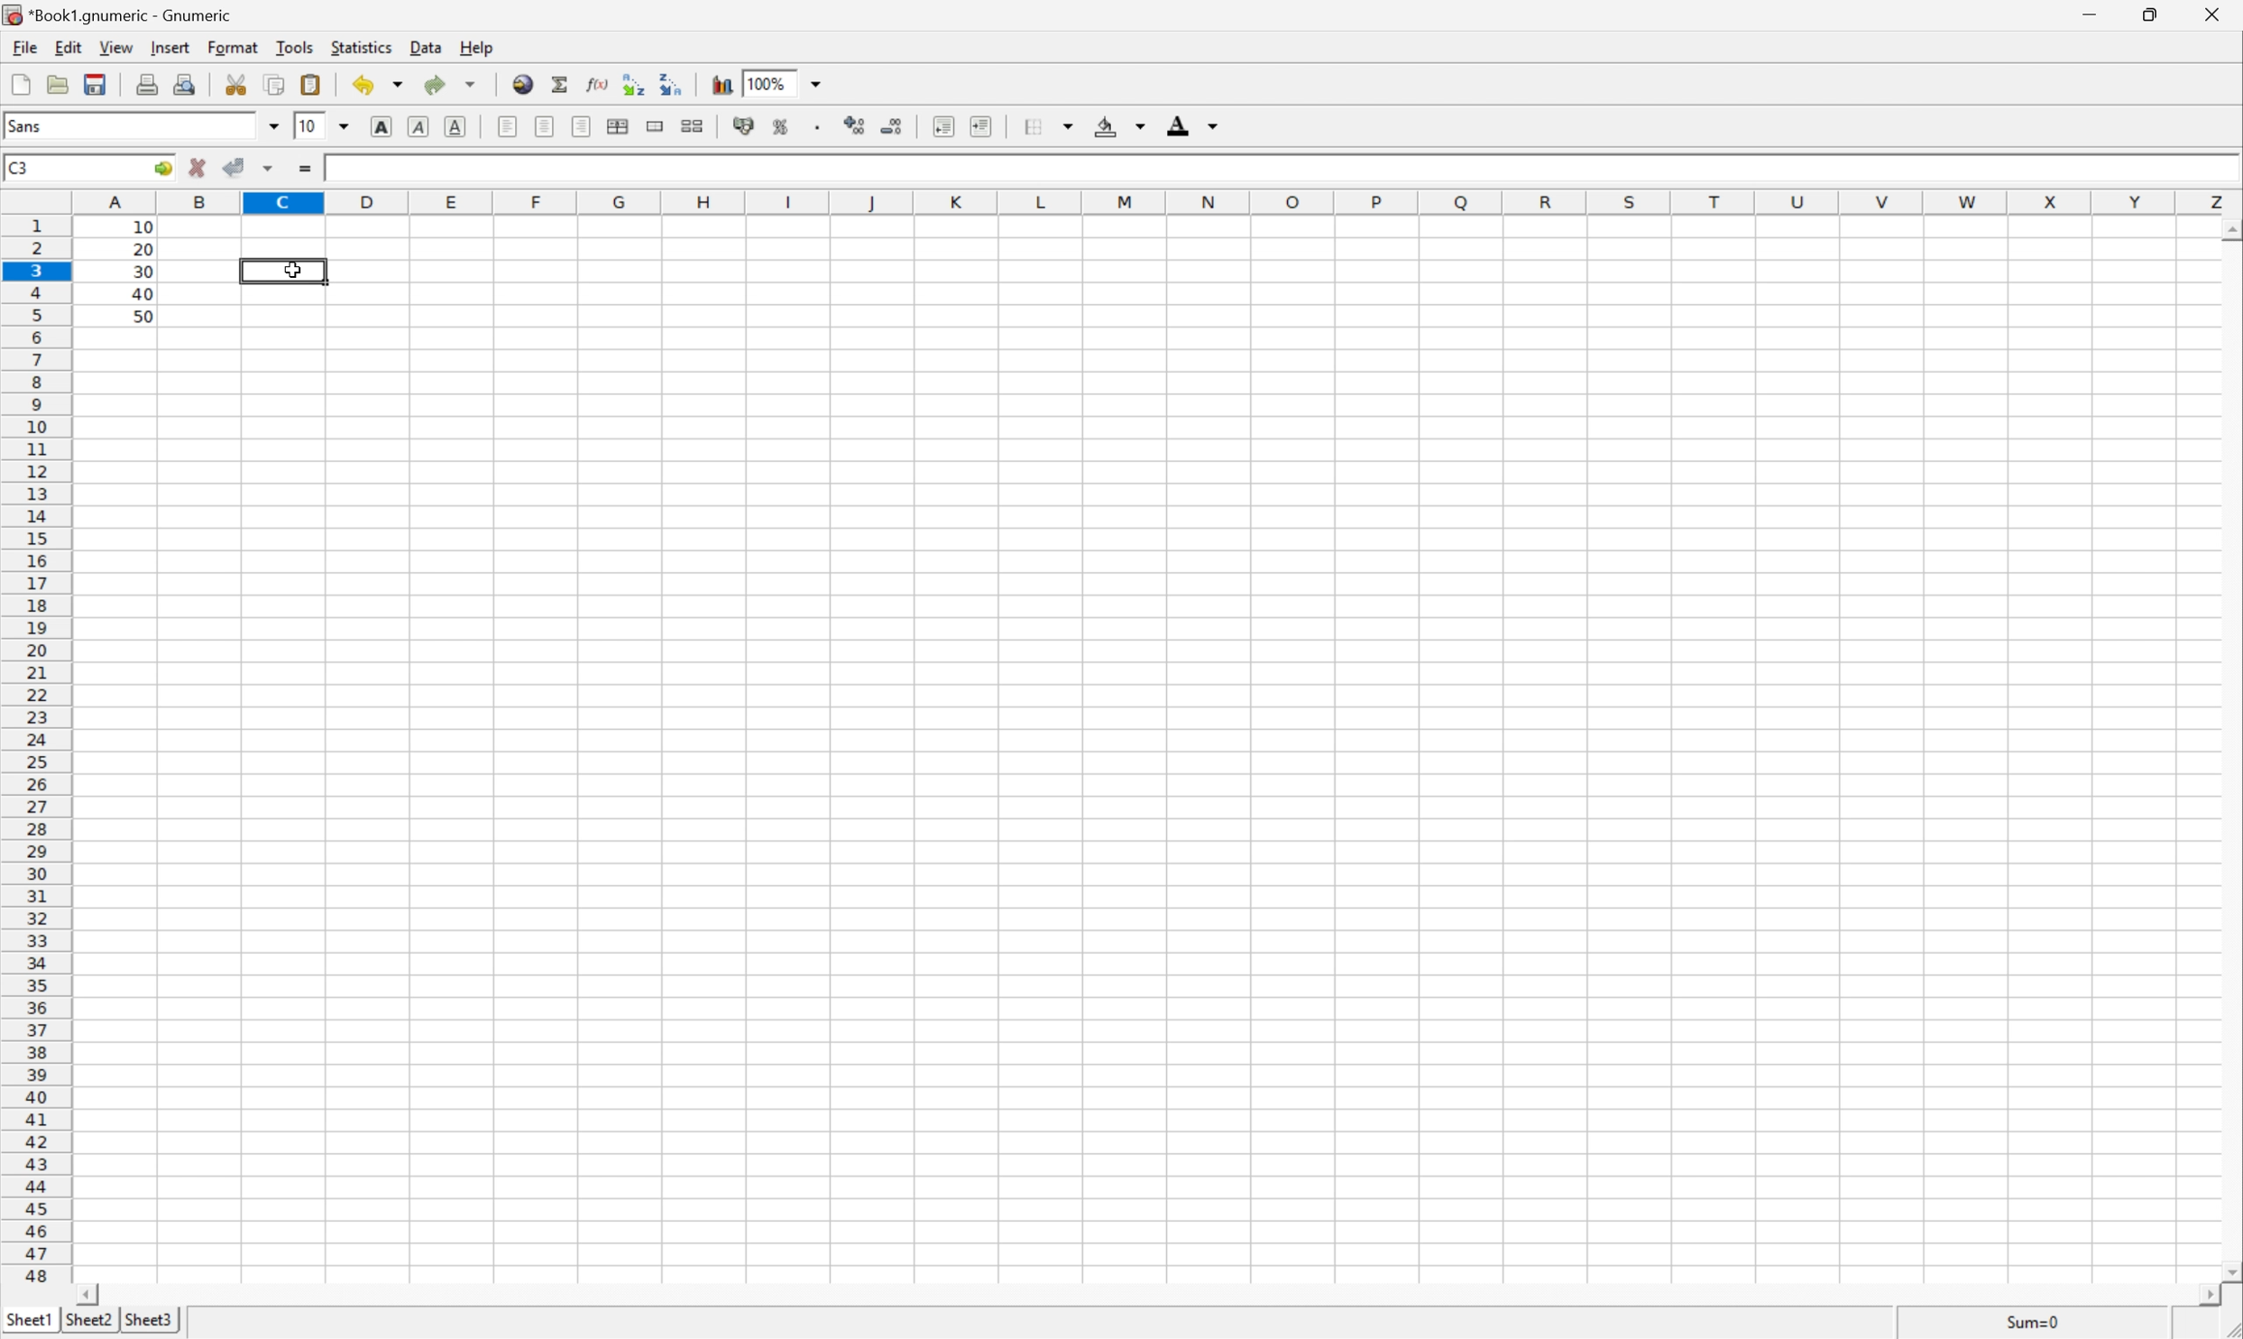  I want to click on Minimize, so click(2091, 15).